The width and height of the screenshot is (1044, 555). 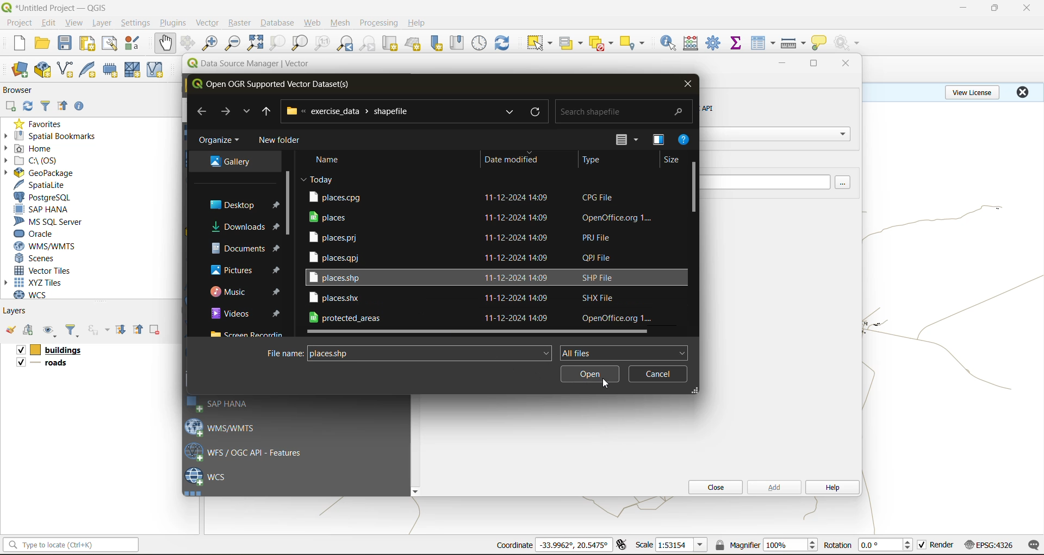 I want to click on scenes, so click(x=36, y=258).